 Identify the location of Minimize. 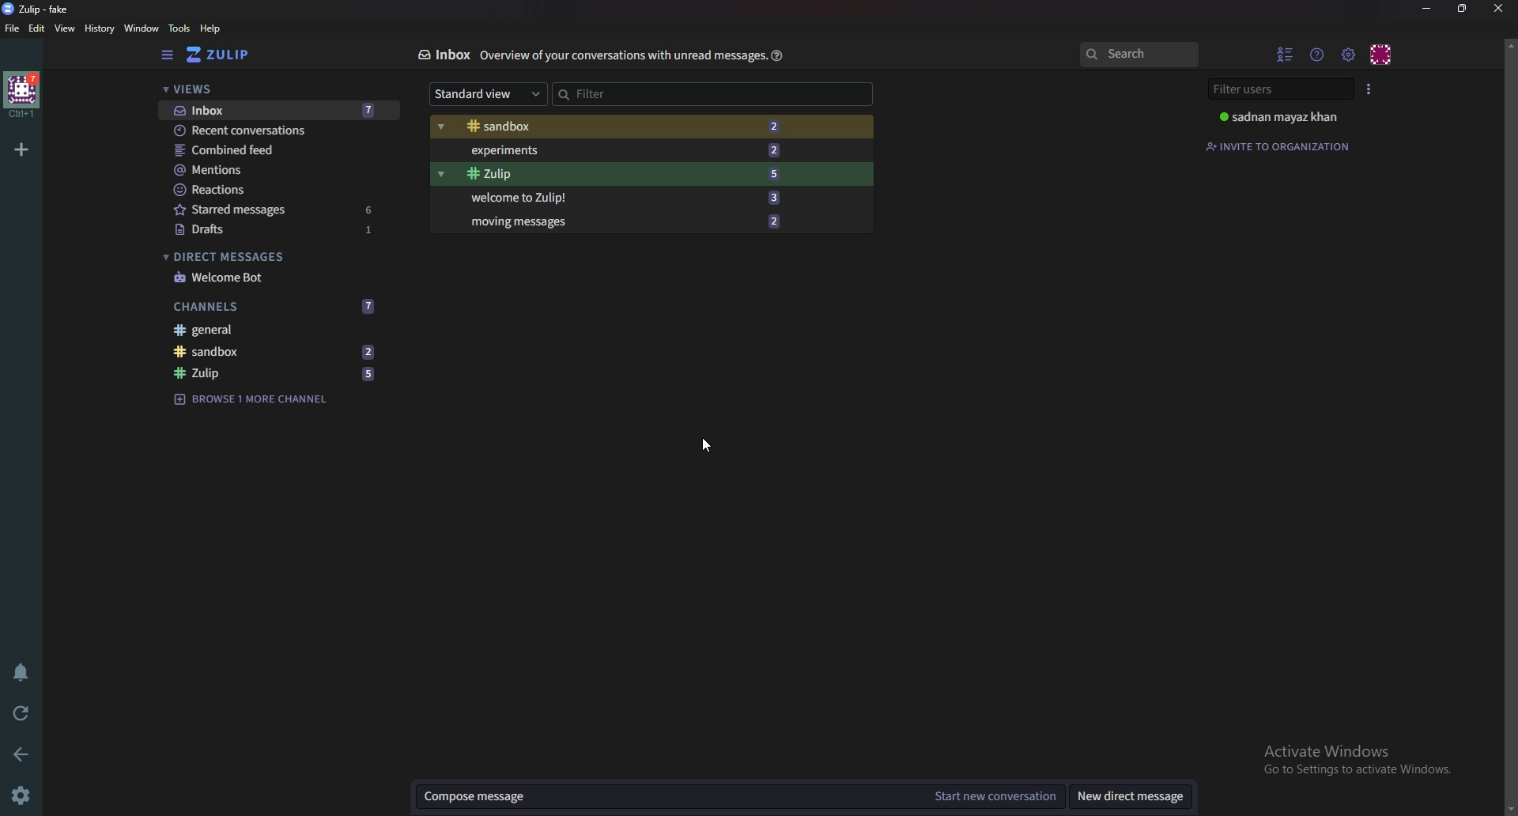
(1426, 9).